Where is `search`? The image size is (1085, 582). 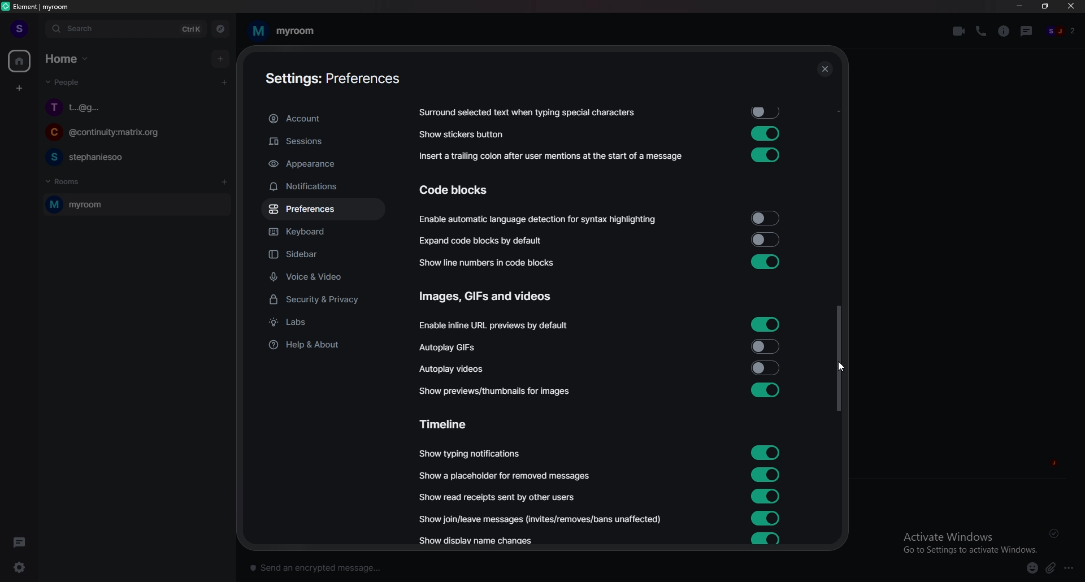
search is located at coordinates (125, 29).